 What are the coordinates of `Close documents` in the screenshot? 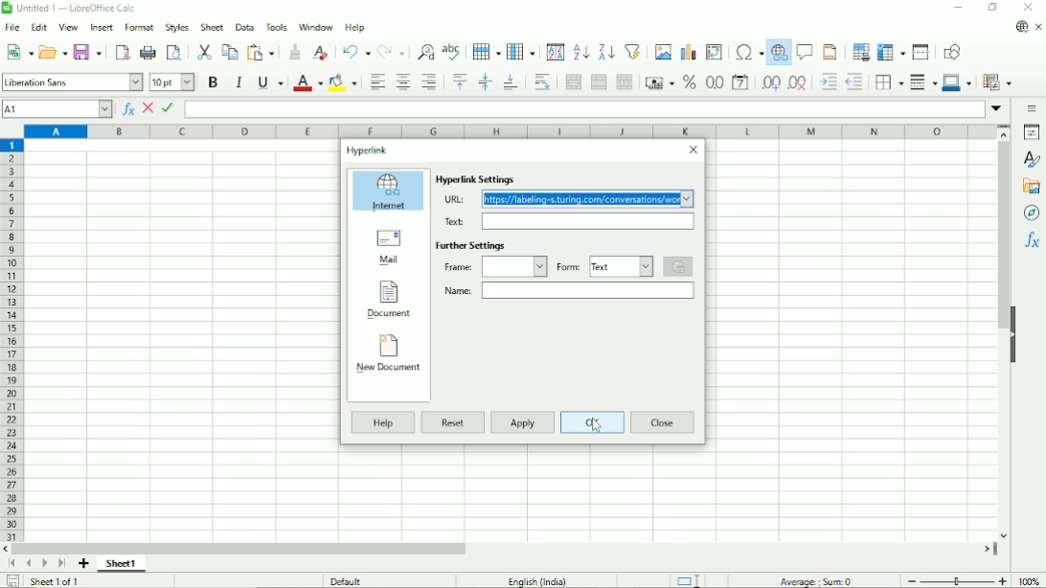 It's located at (1038, 28).